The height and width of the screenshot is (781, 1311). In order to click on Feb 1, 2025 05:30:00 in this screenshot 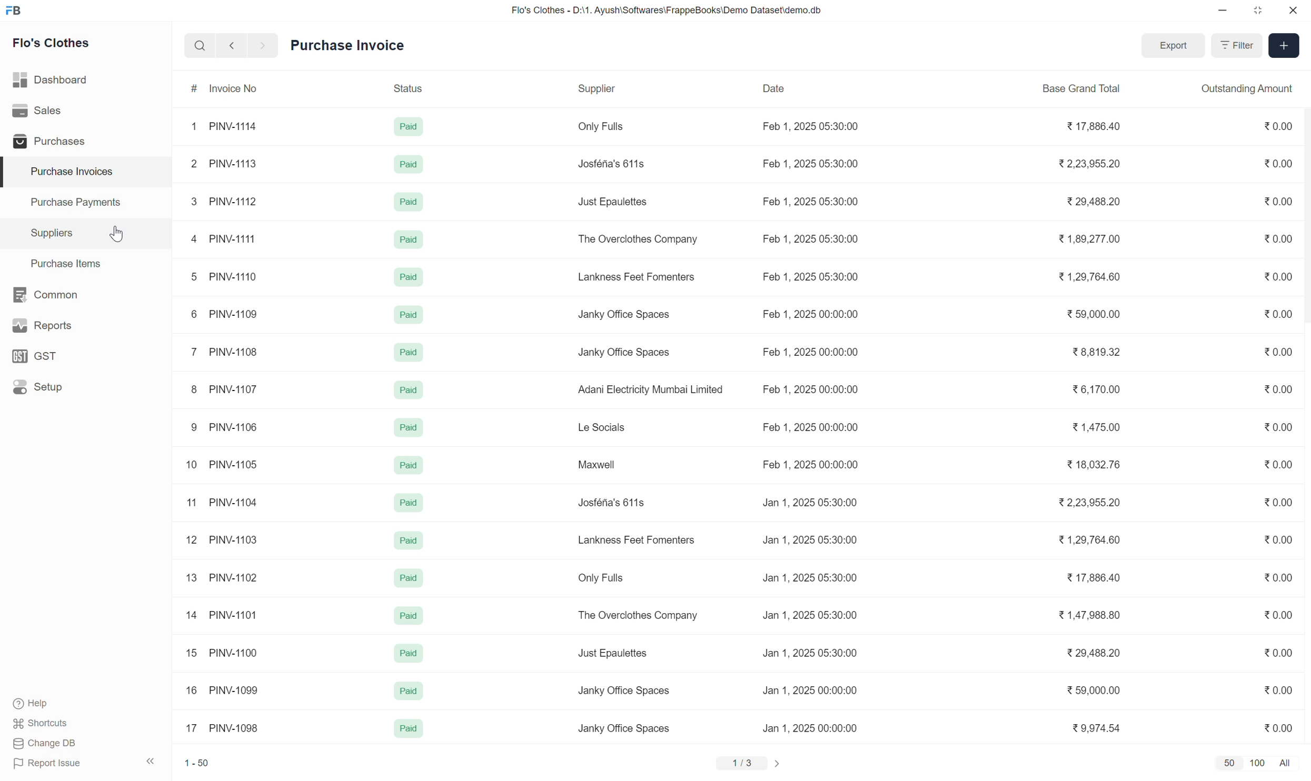, I will do `click(810, 164)`.